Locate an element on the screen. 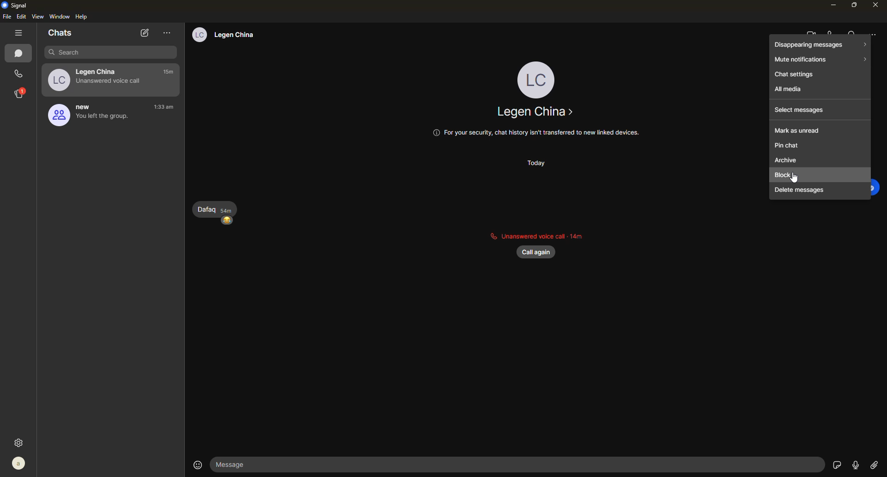  pin chat is located at coordinates (784, 146).